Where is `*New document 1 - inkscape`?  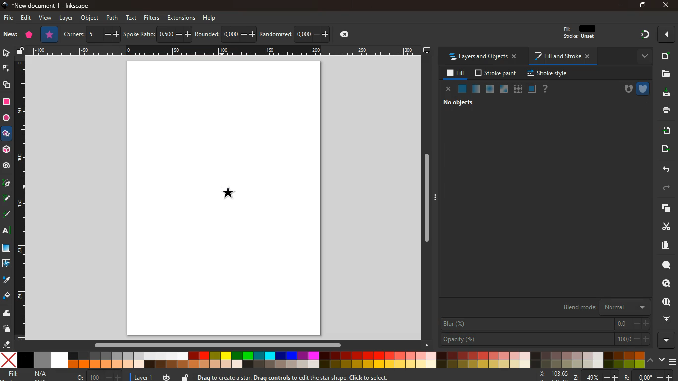 *New document 1 - inkscape is located at coordinates (51, 6).